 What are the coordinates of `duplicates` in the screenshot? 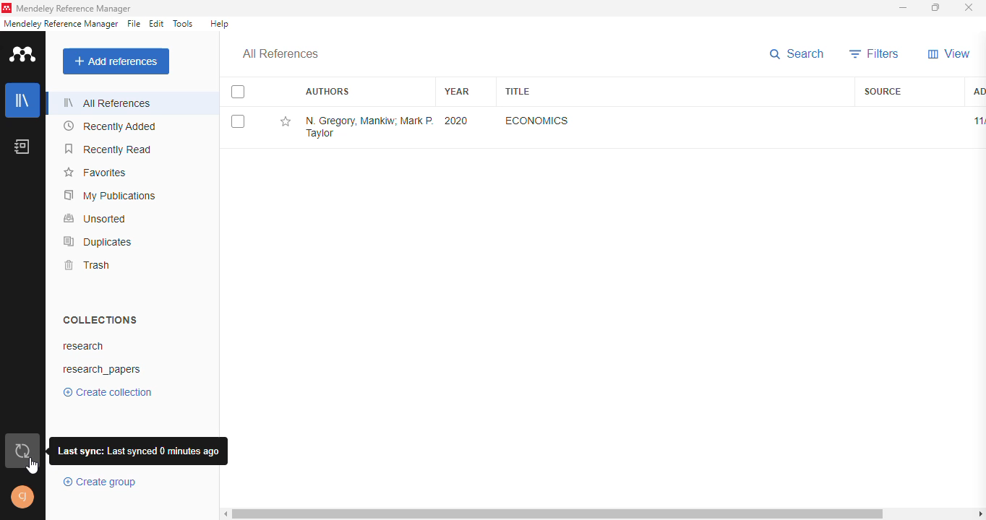 It's located at (98, 242).